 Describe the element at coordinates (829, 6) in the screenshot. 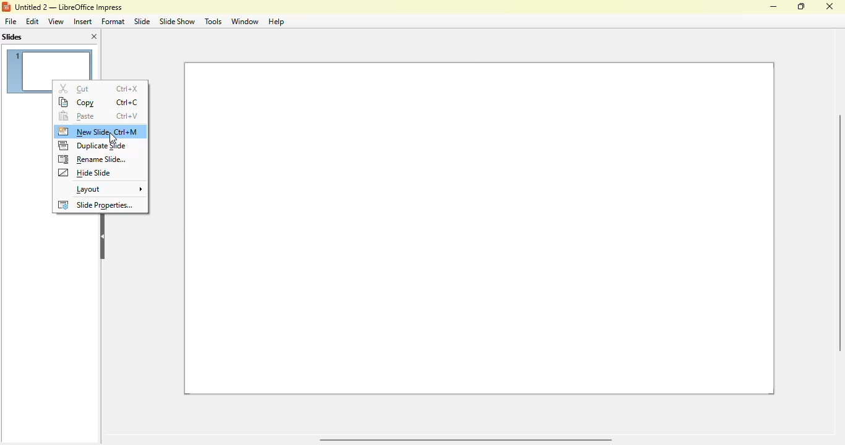

I see `close` at that location.